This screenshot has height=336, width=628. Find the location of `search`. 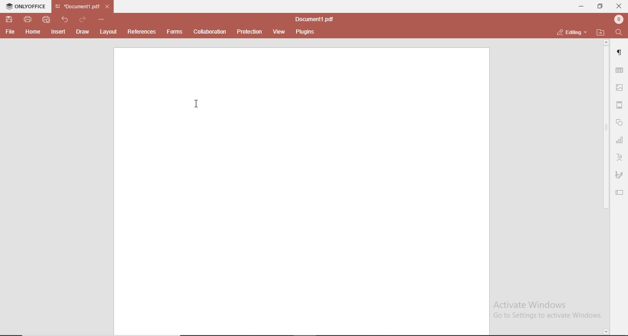

search is located at coordinates (620, 34).